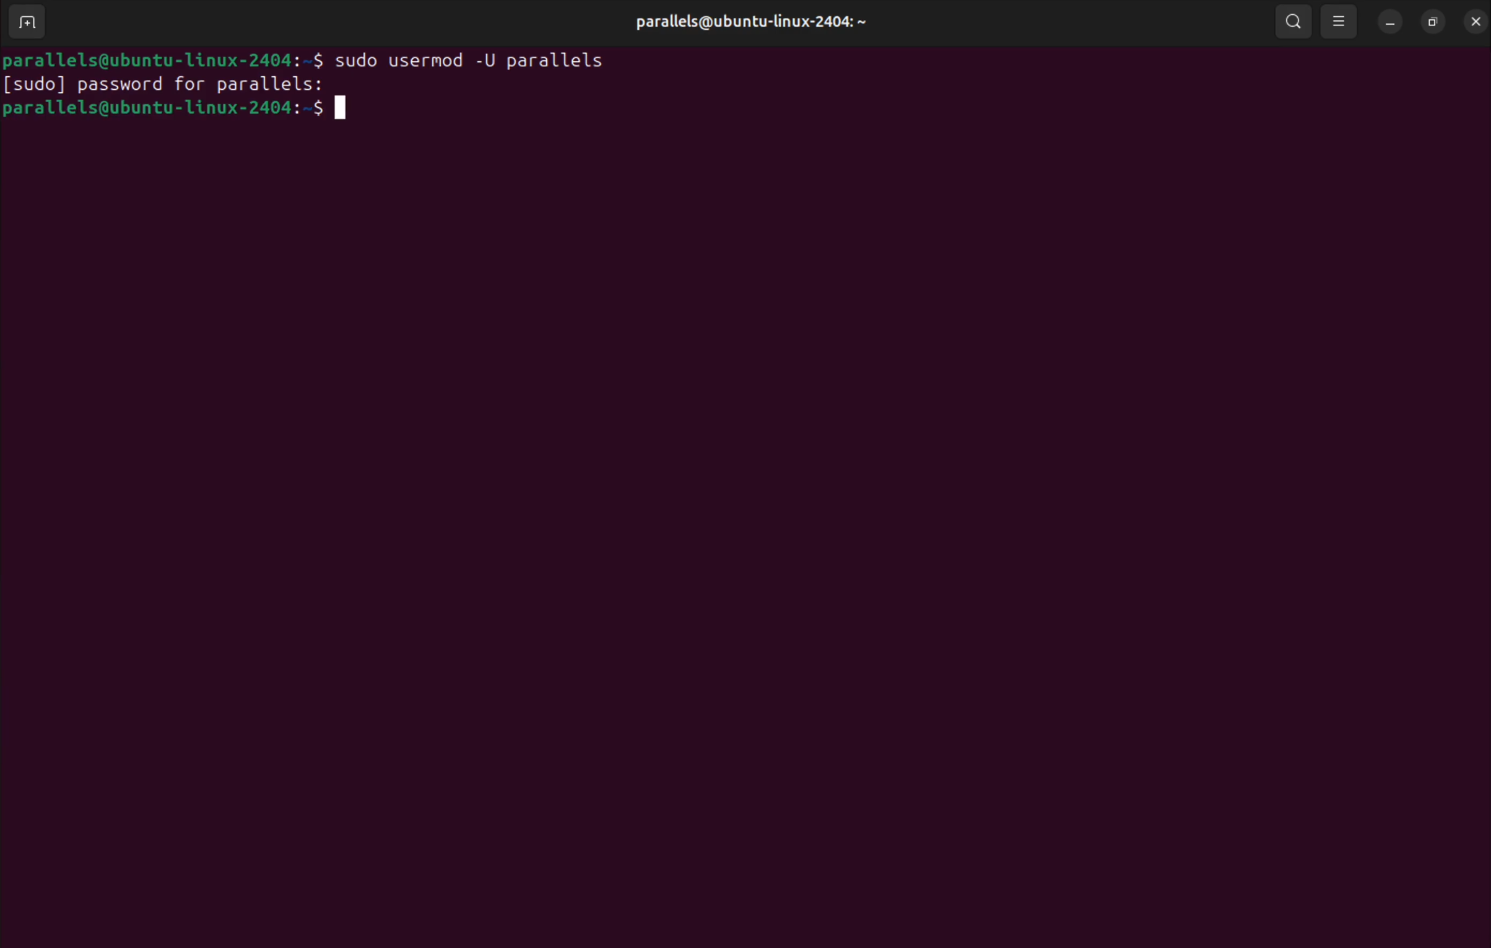 The width and height of the screenshot is (1491, 948). I want to click on bash prompt, so click(166, 57).